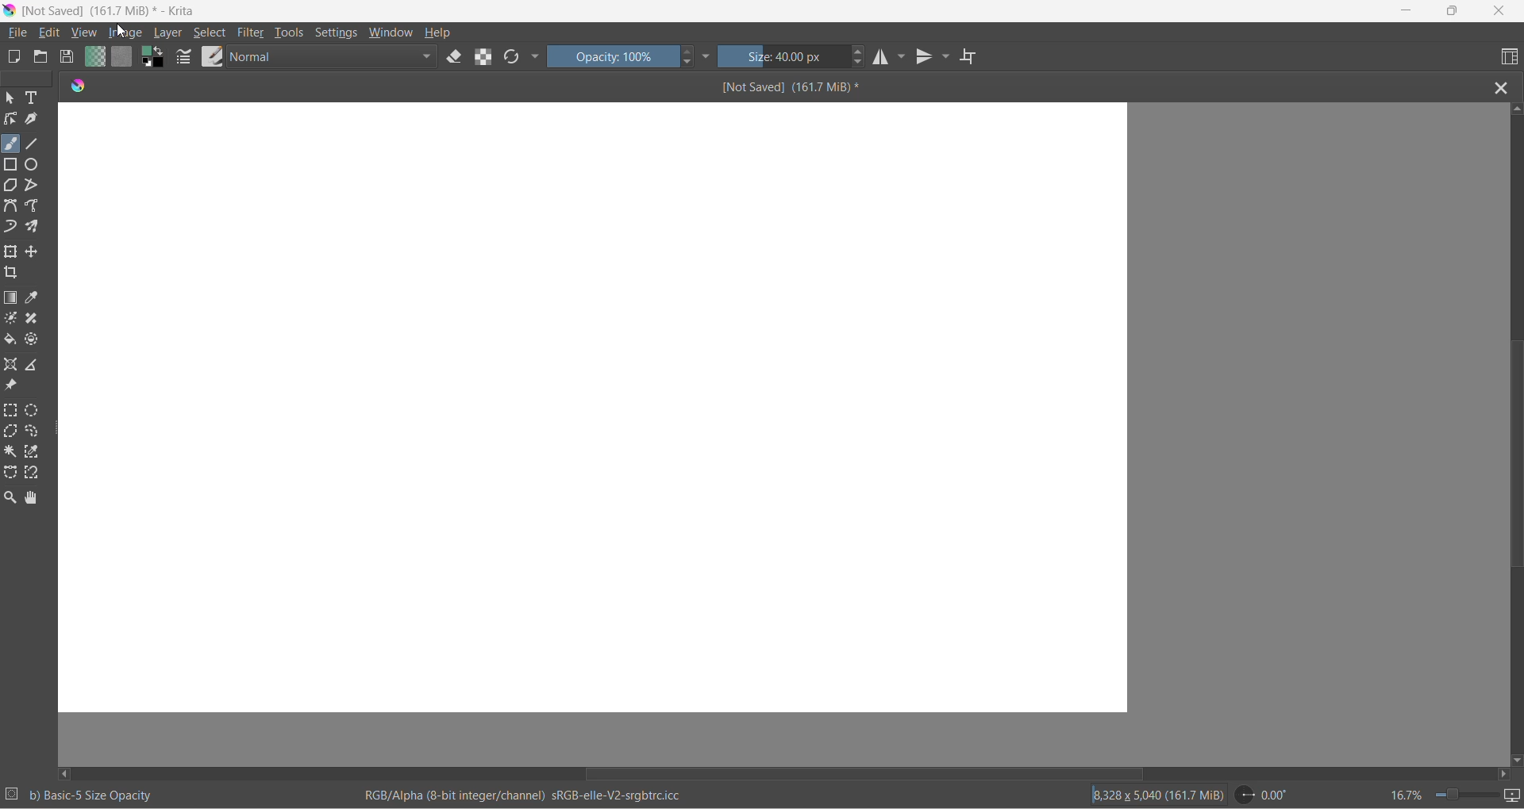 The width and height of the screenshot is (1524, 809). What do you see at coordinates (32, 119) in the screenshot?
I see `calligraphy` at bounding box center [32, 119].